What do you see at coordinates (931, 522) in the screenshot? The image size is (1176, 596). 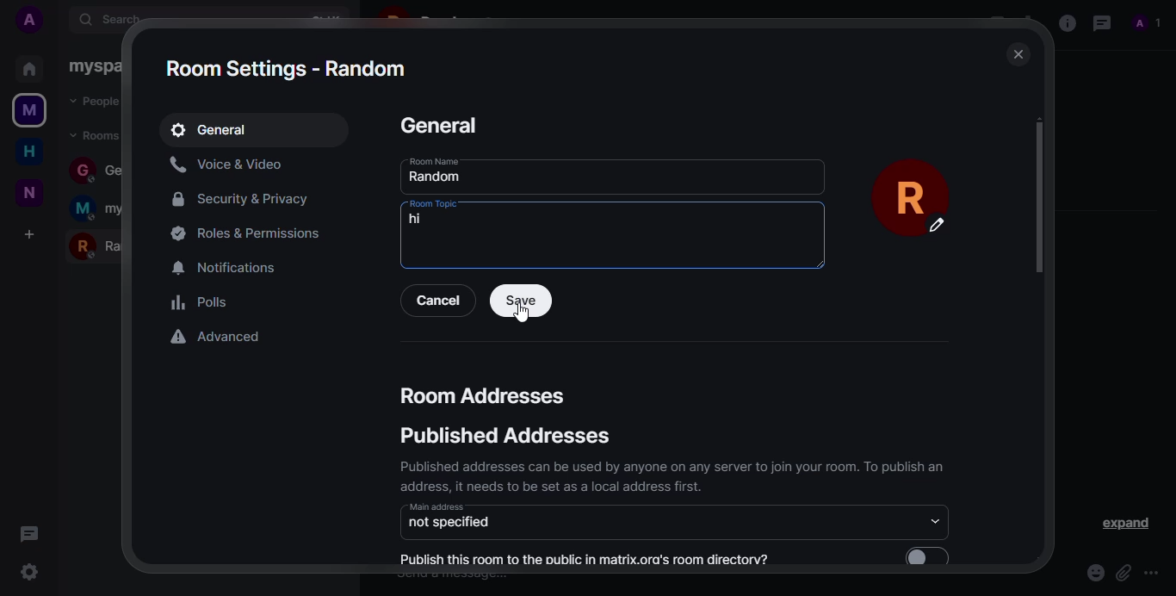 I see `drop down` at bounding box center [931, 522].